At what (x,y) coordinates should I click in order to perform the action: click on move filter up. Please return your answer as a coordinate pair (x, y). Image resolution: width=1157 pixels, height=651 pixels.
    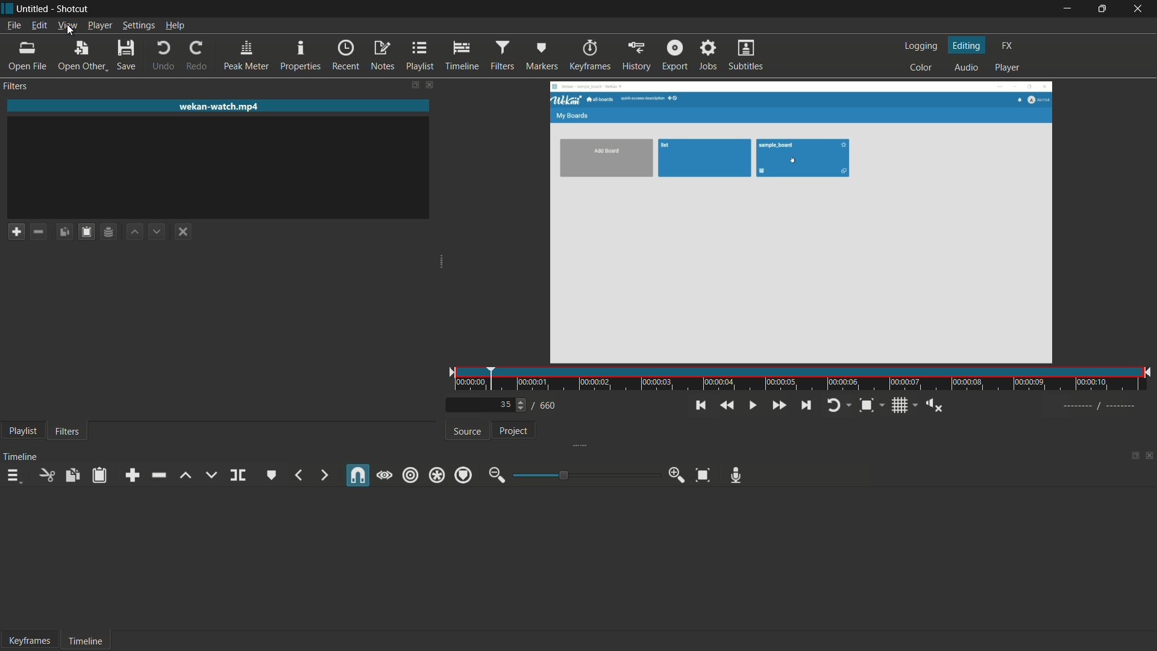
    Looking at the image, I should click on (135, 232).